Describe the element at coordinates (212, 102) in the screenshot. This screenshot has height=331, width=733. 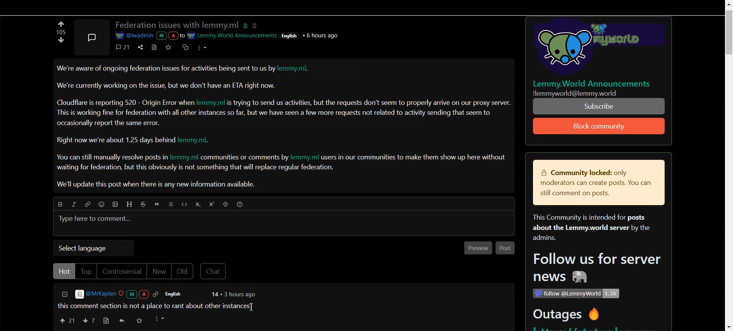
I see `lemmy.ml` at that location.